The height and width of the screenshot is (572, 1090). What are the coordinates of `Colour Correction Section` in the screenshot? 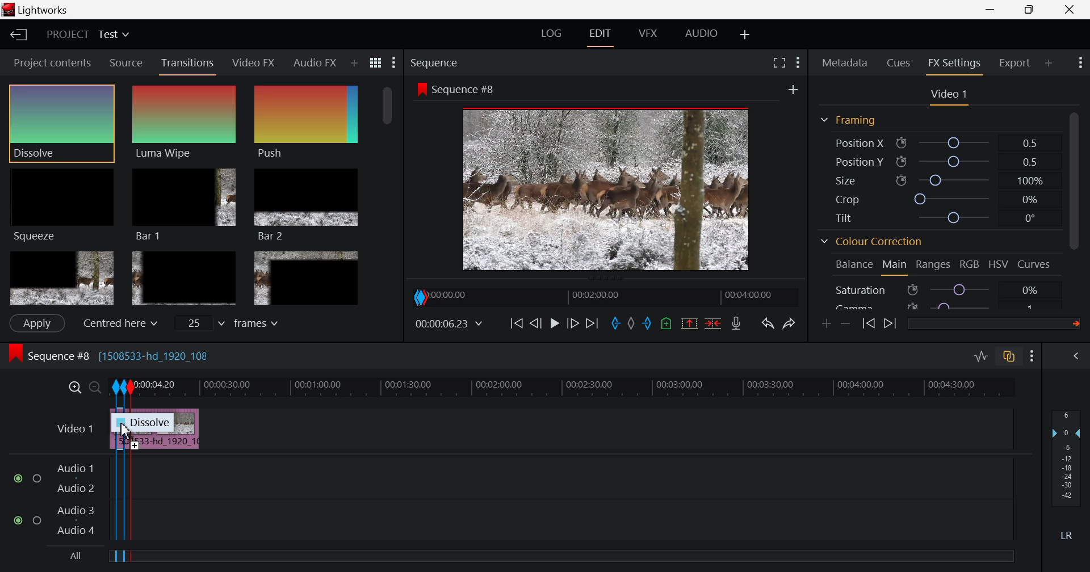 It's located at (872, 243).